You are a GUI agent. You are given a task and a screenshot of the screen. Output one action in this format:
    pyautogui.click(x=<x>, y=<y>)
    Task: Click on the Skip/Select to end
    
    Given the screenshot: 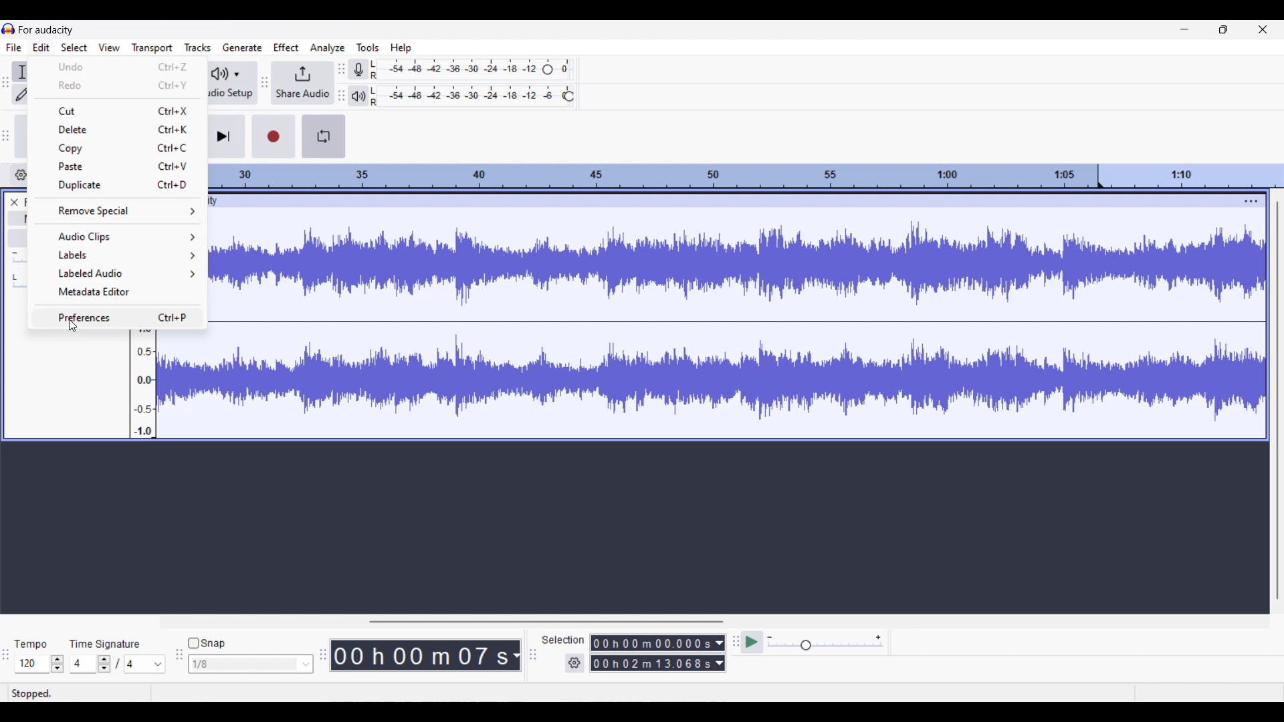 What is the action you would take?
    pyautogui.click(x=226, y=136)
    